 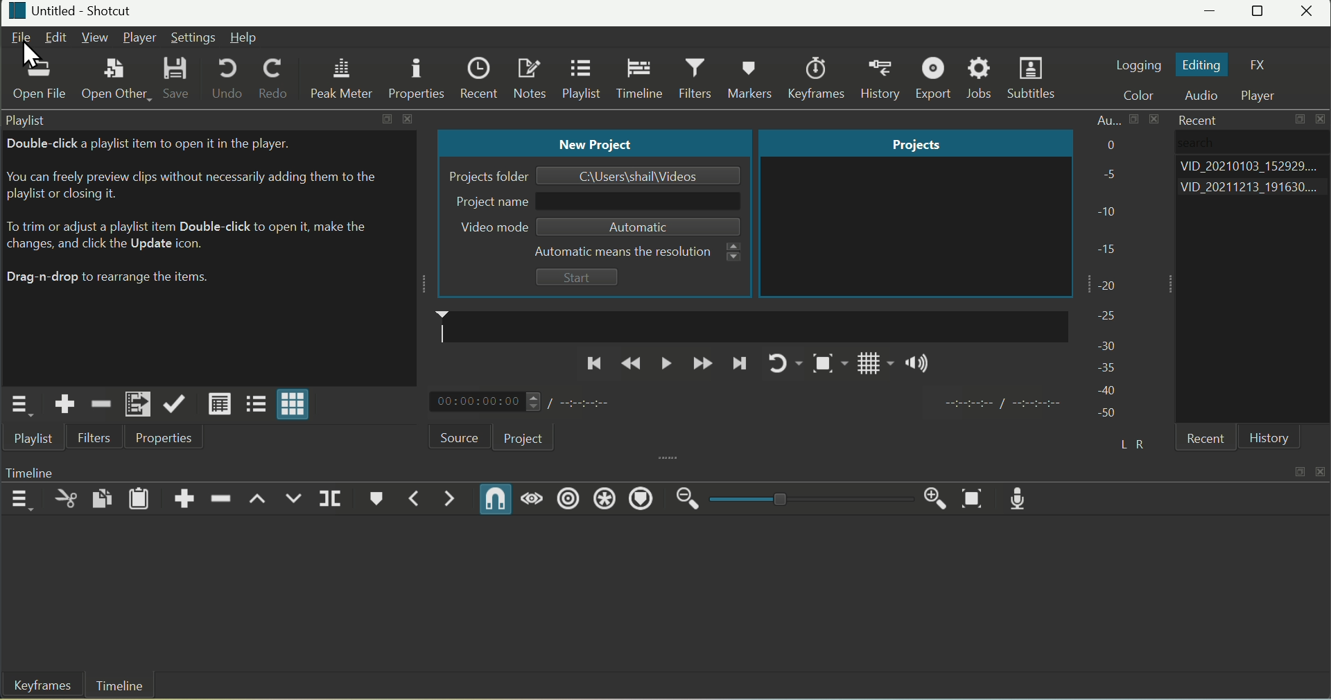 I want to click on Help, so click(x=244, y=37).